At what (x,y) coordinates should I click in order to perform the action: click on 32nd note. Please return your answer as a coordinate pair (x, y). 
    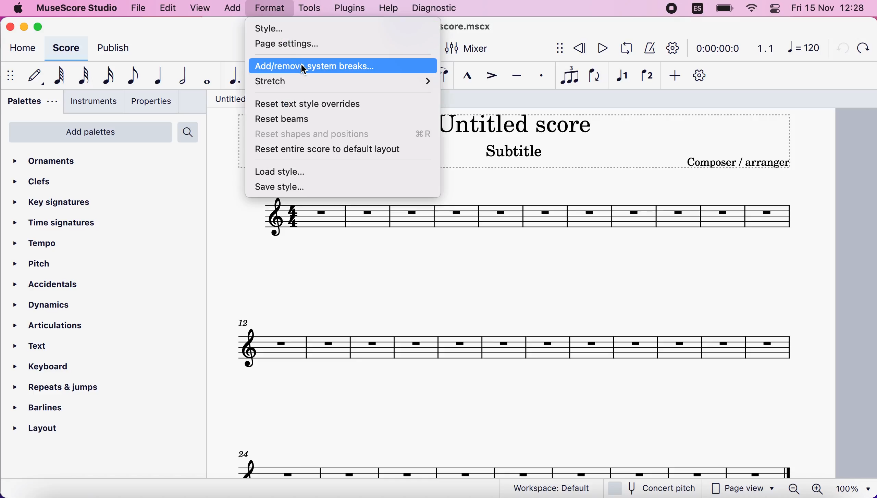
    Looking at the image, I should click on (84, 75).